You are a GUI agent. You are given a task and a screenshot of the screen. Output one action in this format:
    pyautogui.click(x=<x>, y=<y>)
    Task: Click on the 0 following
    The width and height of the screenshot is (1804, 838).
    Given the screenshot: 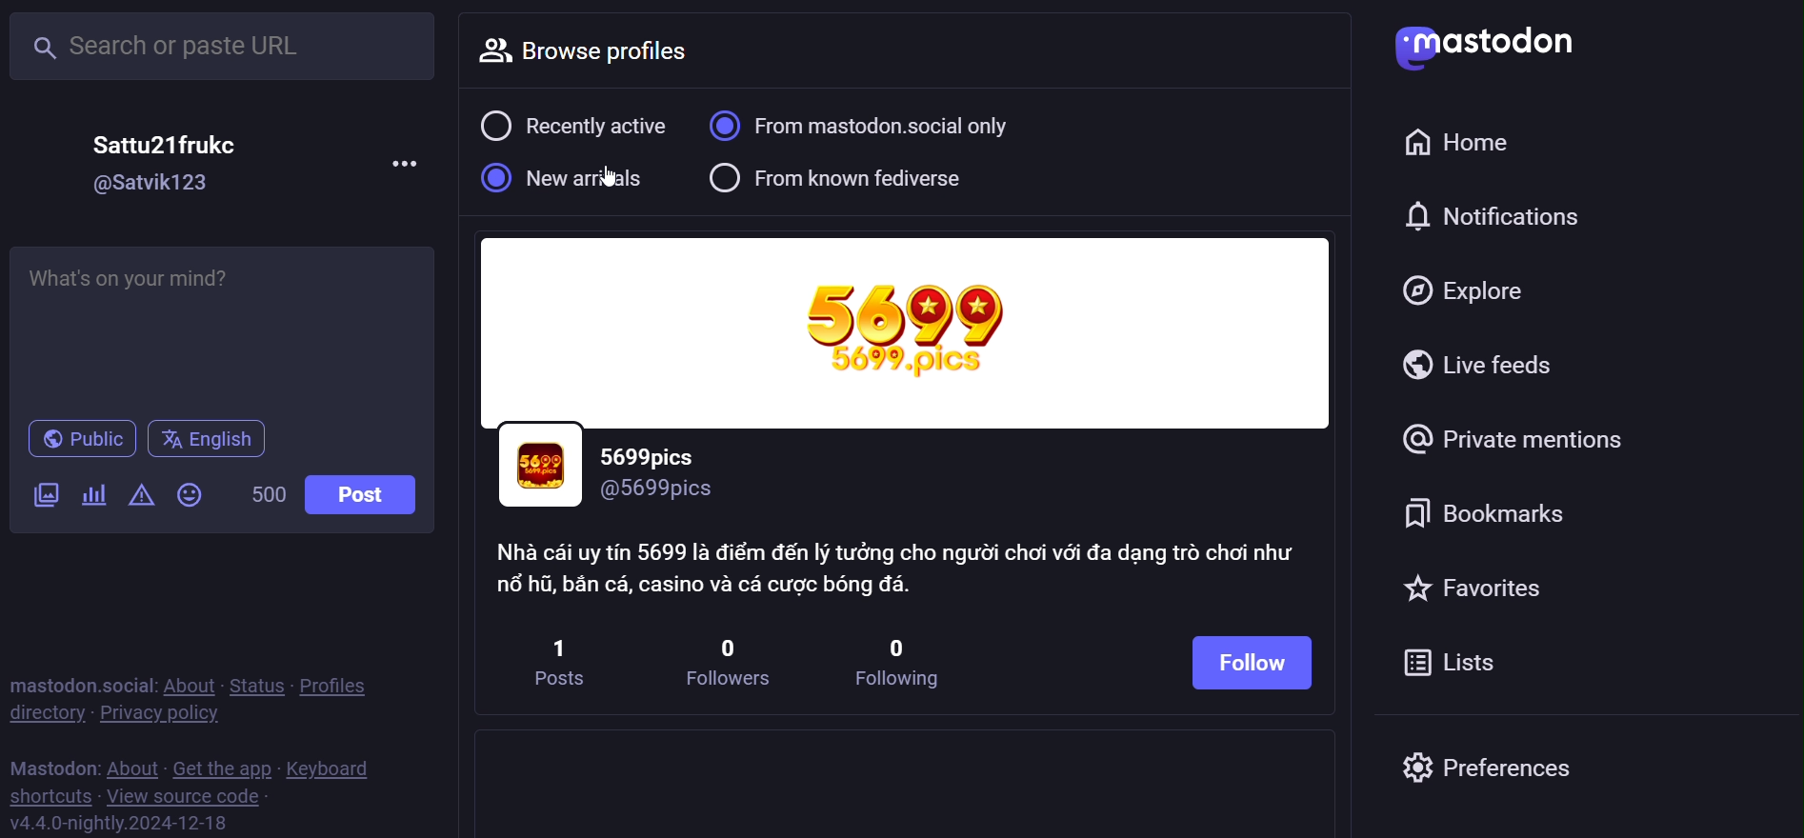 What is the action you would take?
    pyautogui.click(x=892, y=663)
    